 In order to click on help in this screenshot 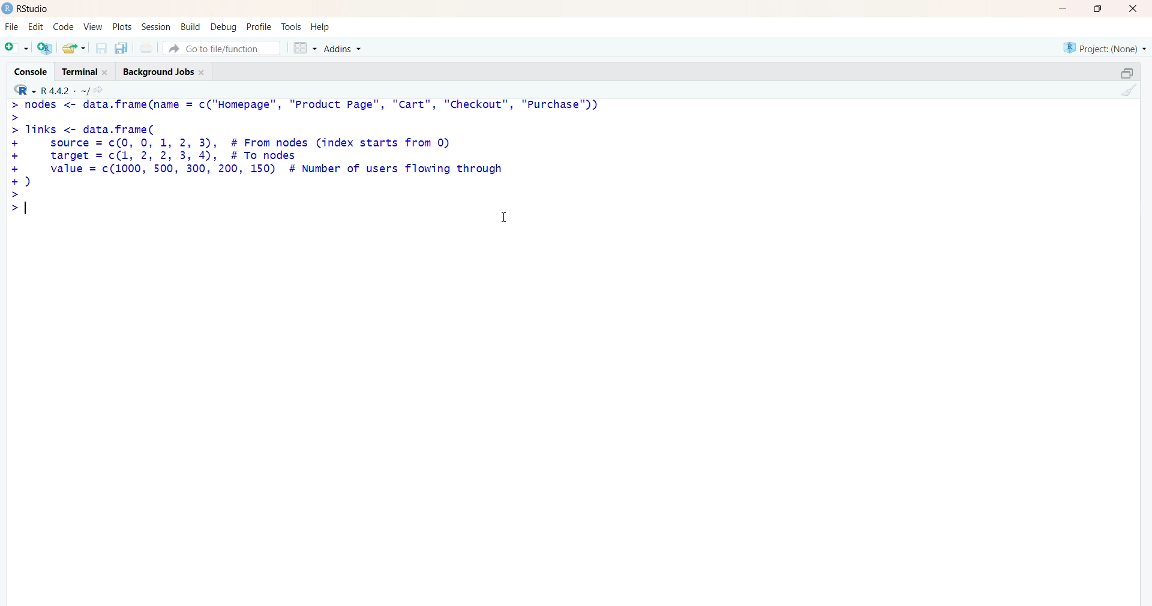, I will do `click(327, 26)`.